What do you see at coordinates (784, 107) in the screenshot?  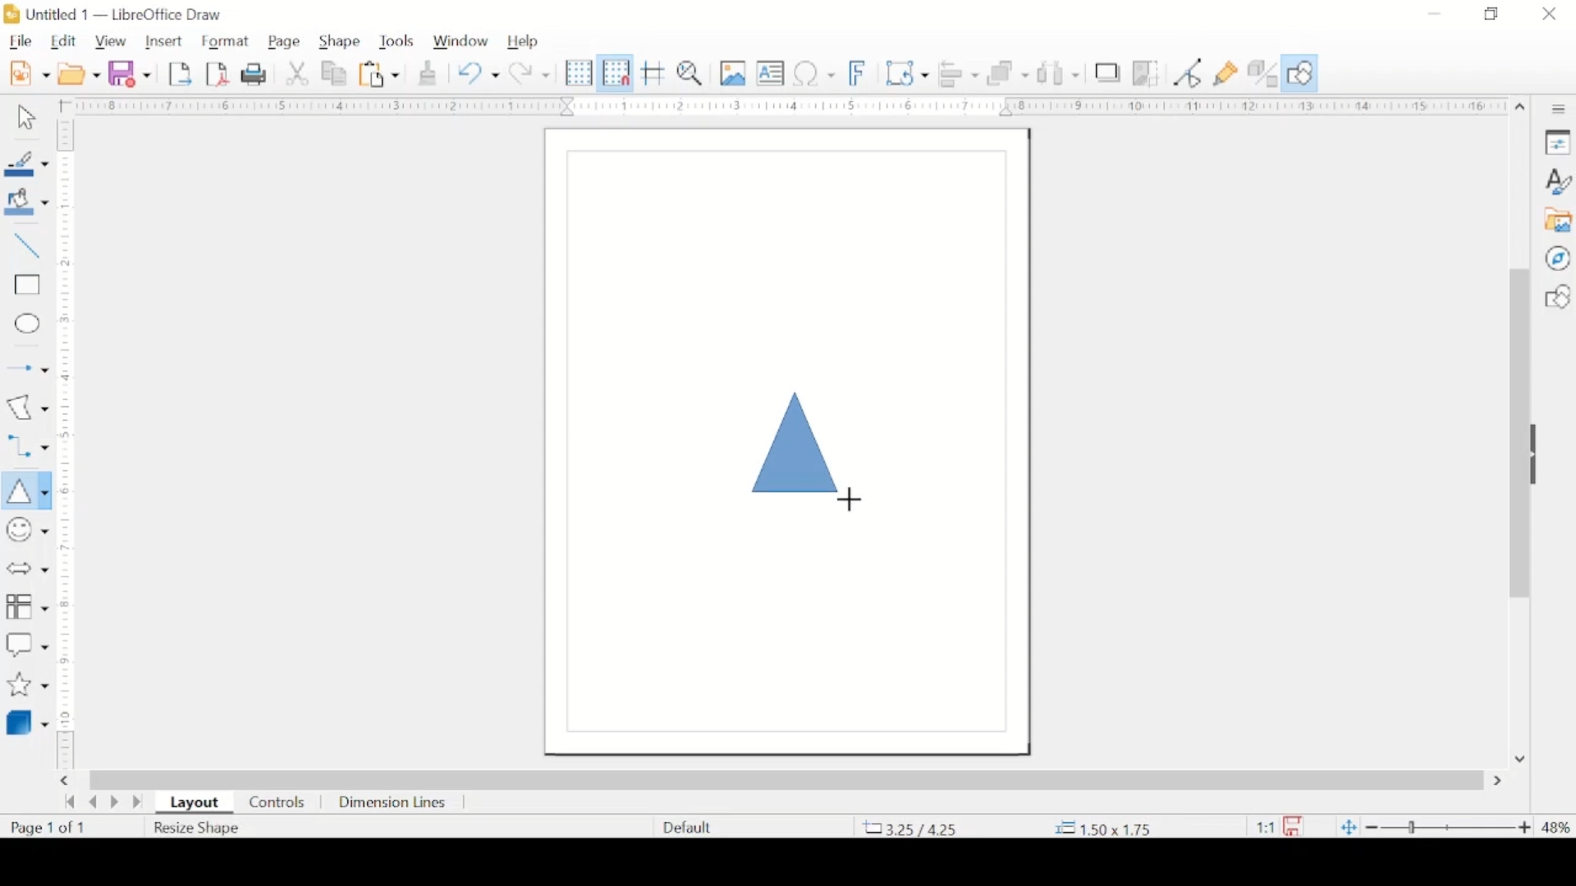 I see `margin` at bounding box center [784, 107].